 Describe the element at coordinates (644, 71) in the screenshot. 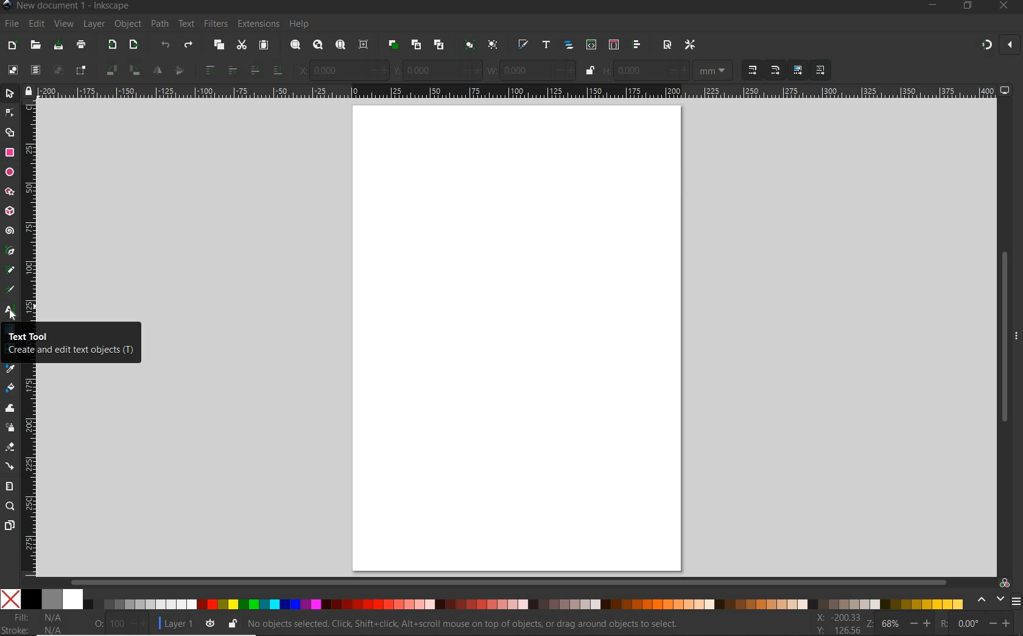

I see `height selection` at that location.